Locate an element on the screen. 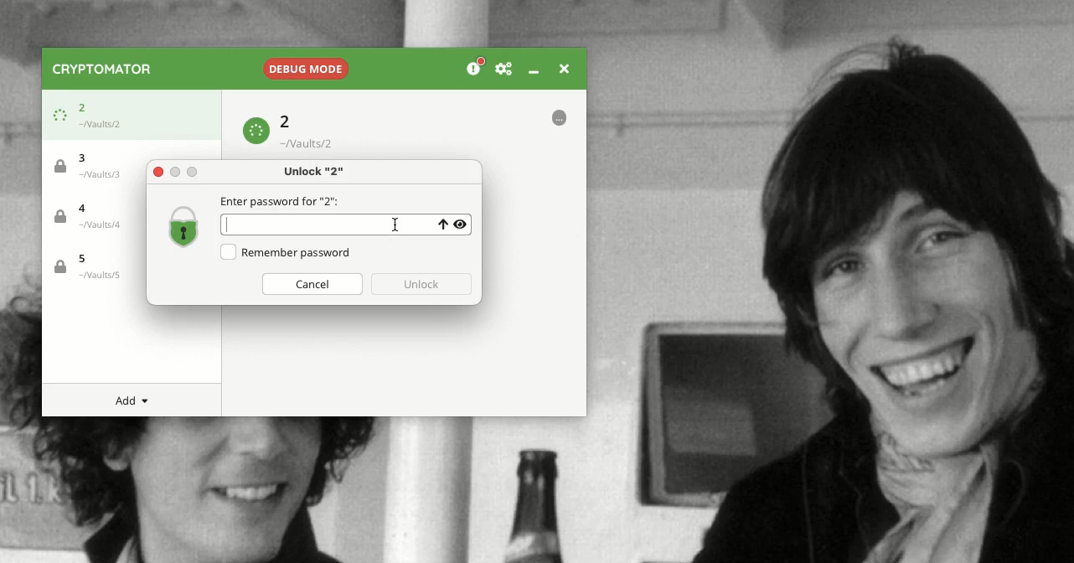 Image resolution: width=1074 pixels, height=563 pixels. minimize is located at coordinates (177, 173).